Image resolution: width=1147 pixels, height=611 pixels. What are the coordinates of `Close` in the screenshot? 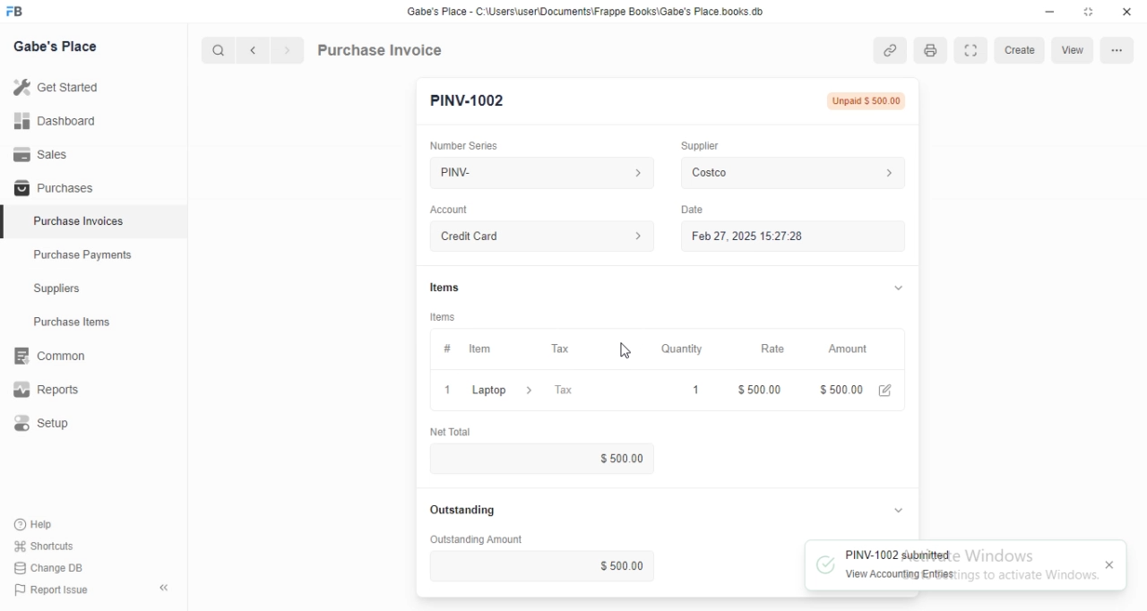 It's located at (1127, 12).